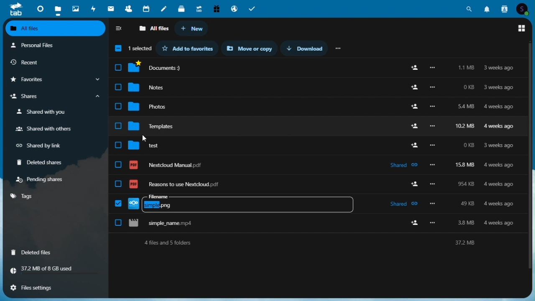  What do you see at coordinates (56, 29) in the screenshot?
I see `all files` at bounding box center [56, 29].